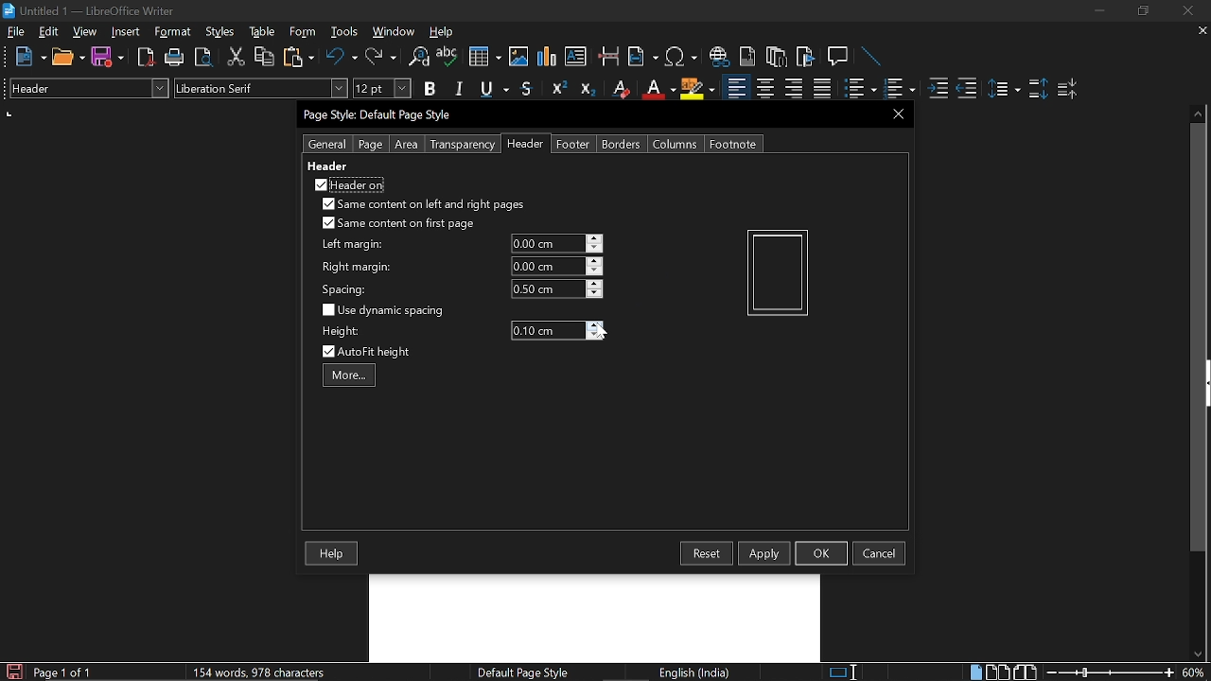  Describe the element at coordinates (658, 89) in the screenshot. I see `Underline` at that location.